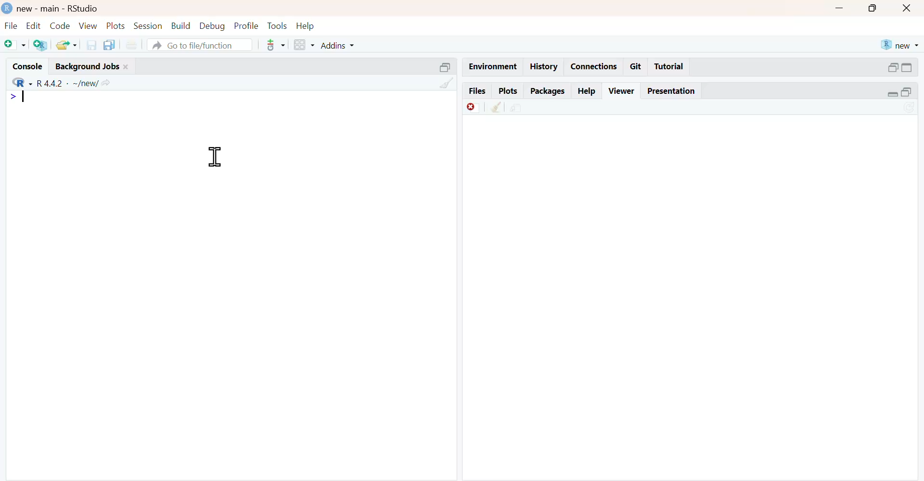 The image size is (924, 481). What do you see at coordinates (907, 92) in the screenshot?
I see `open in separate window` at bounding box center [907, 92].